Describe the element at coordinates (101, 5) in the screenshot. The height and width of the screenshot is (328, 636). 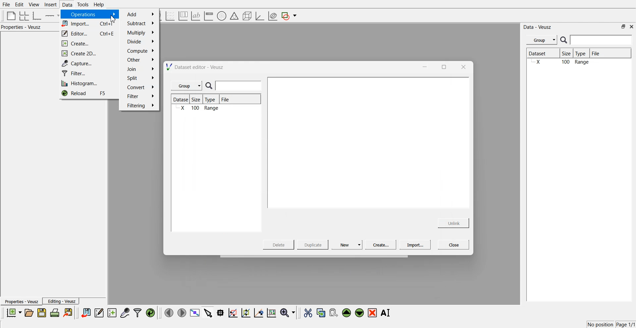
I see `Help` at that location.